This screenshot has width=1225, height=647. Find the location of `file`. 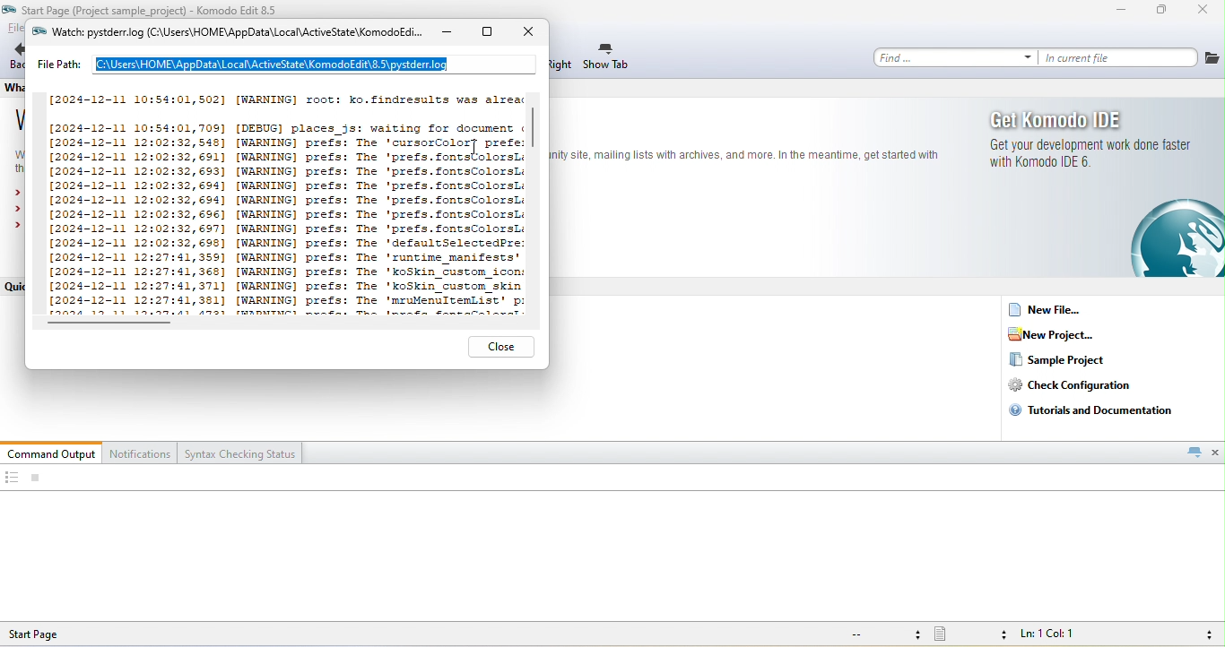

file is located at coordinates (1212, 57).